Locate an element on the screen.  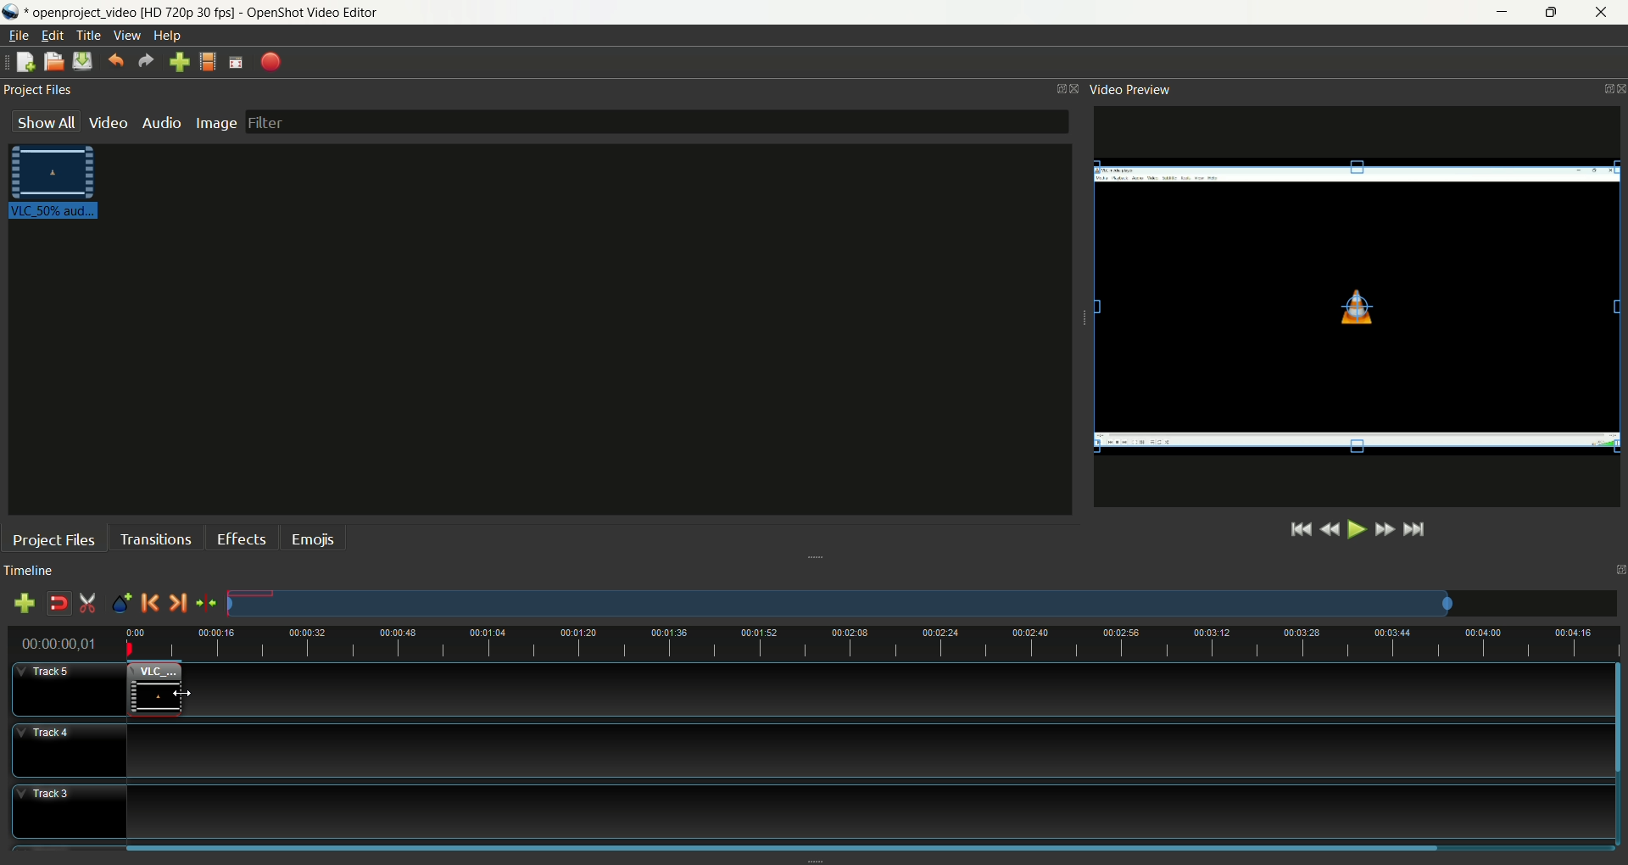
image is located at coordinates (217, 124).